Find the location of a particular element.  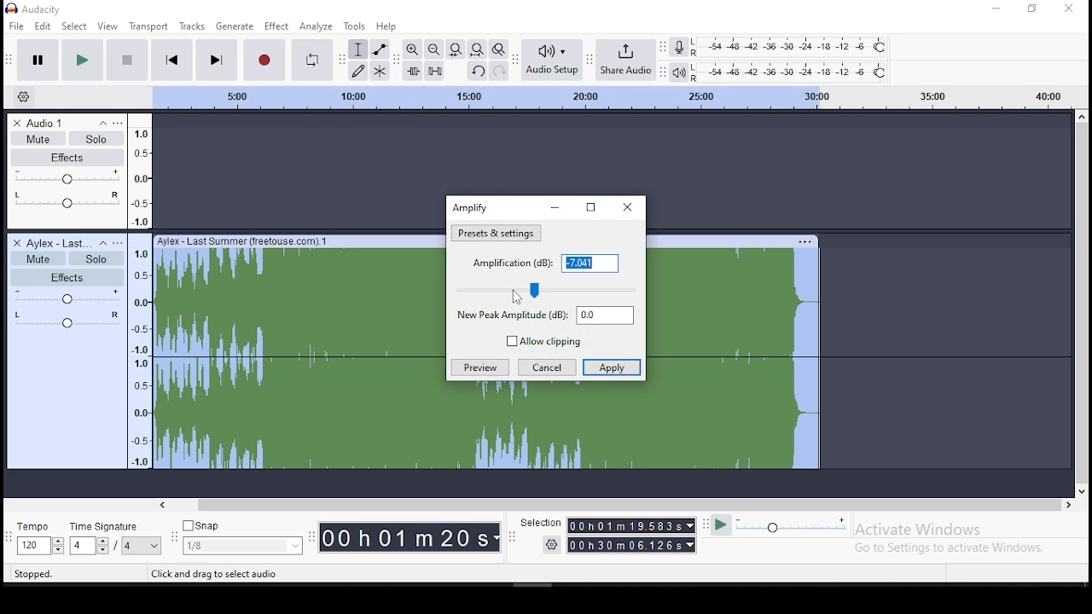

scale is located at coordinates (140, 290).